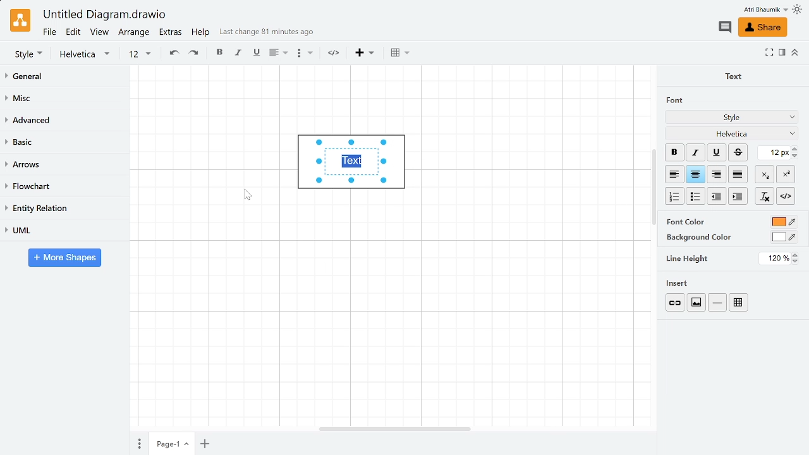 This screenshot has height=455, width=809. I want to click on Share, so click(762, 28).